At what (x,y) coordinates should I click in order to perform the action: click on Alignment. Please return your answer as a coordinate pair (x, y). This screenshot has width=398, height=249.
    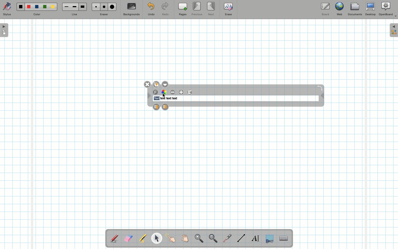
    Looking at the image, I should click on (189, 92).